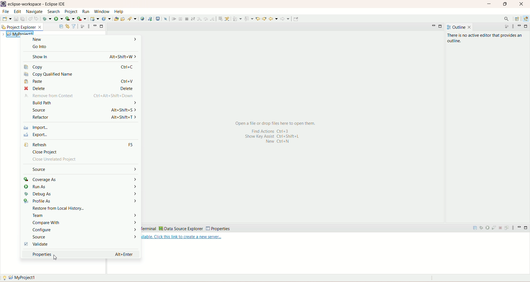  Describe the element at coordinates (81, 48) in the screenshot. I see `go into` at that location.